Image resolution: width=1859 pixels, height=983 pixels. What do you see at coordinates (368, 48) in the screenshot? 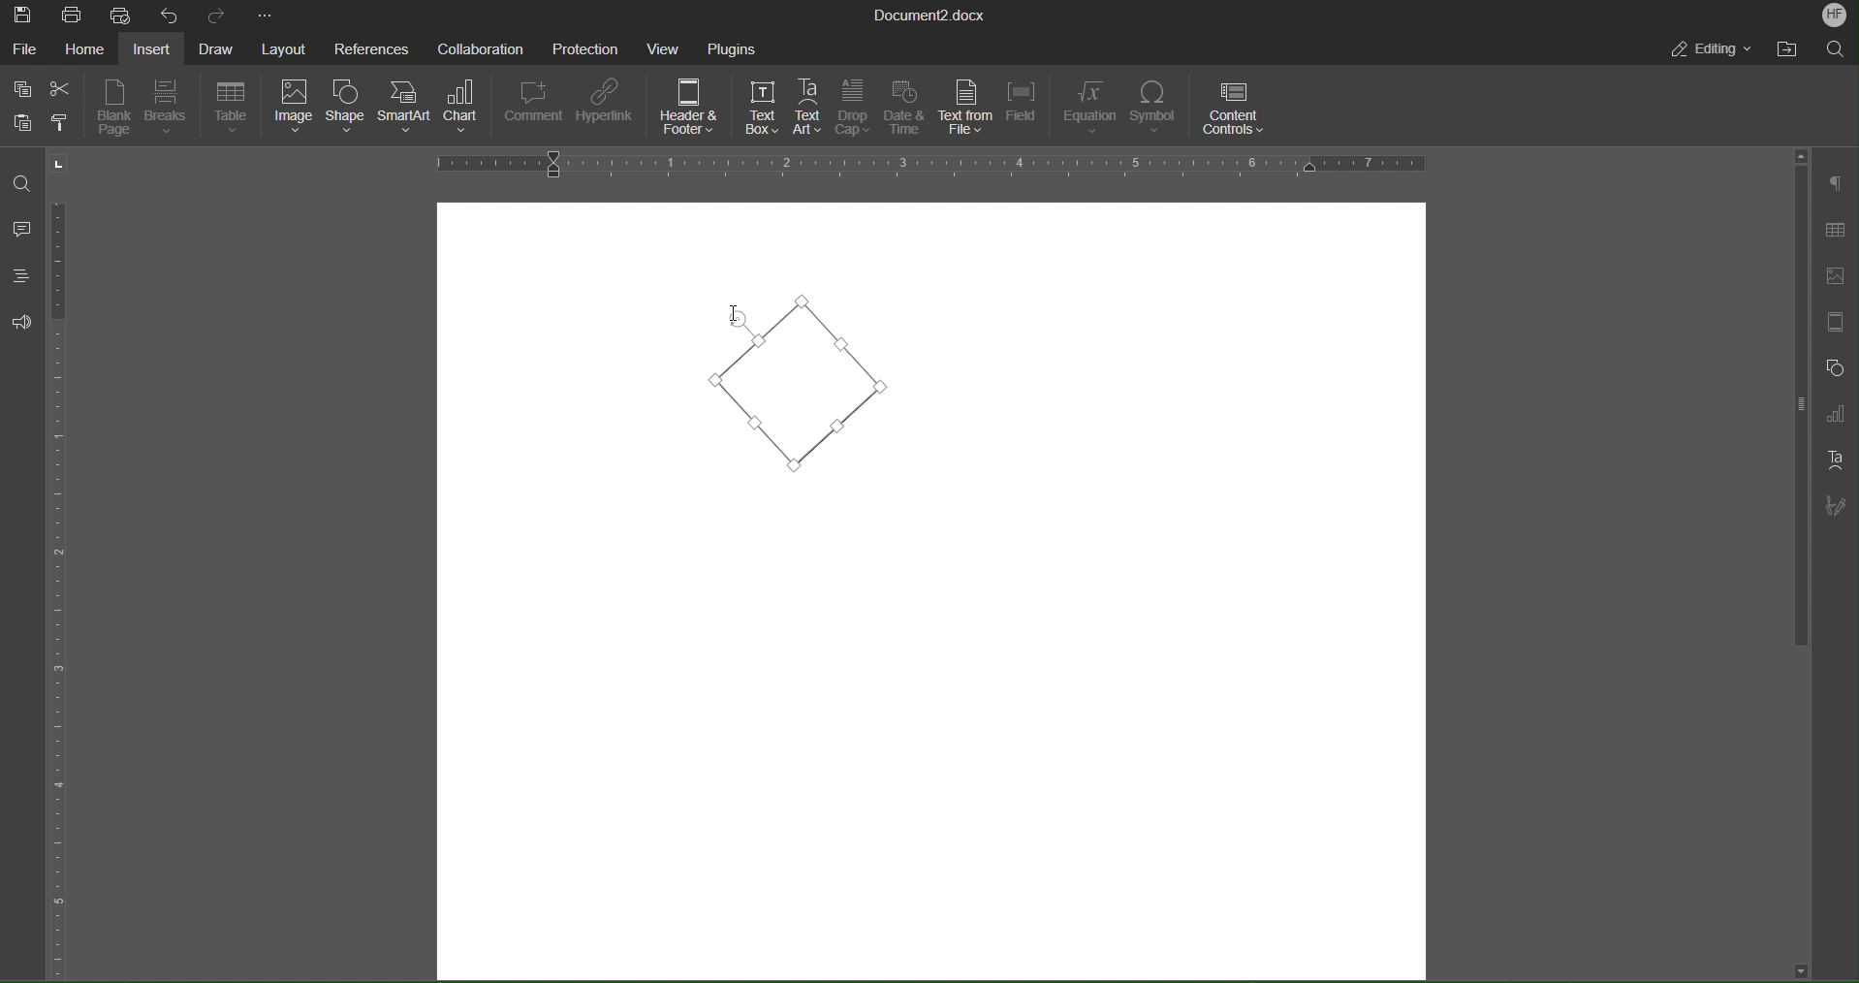
I see `References` at bounding box center [368, 48].